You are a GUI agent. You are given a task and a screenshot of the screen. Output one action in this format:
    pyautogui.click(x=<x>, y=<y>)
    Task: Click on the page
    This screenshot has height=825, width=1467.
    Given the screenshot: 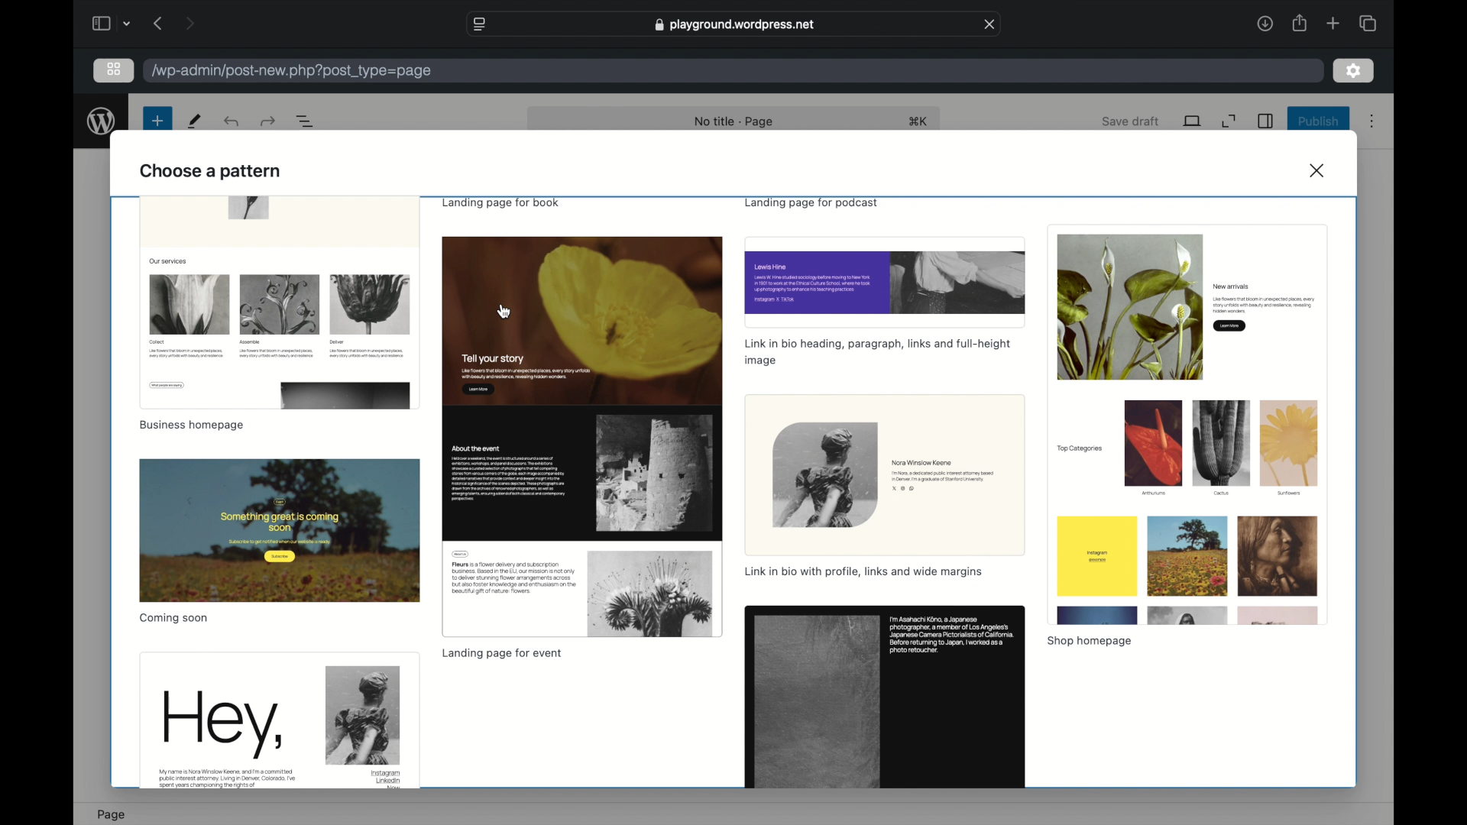 What is the action you would take?
    pyautogui.click(x=111, y=814)
    